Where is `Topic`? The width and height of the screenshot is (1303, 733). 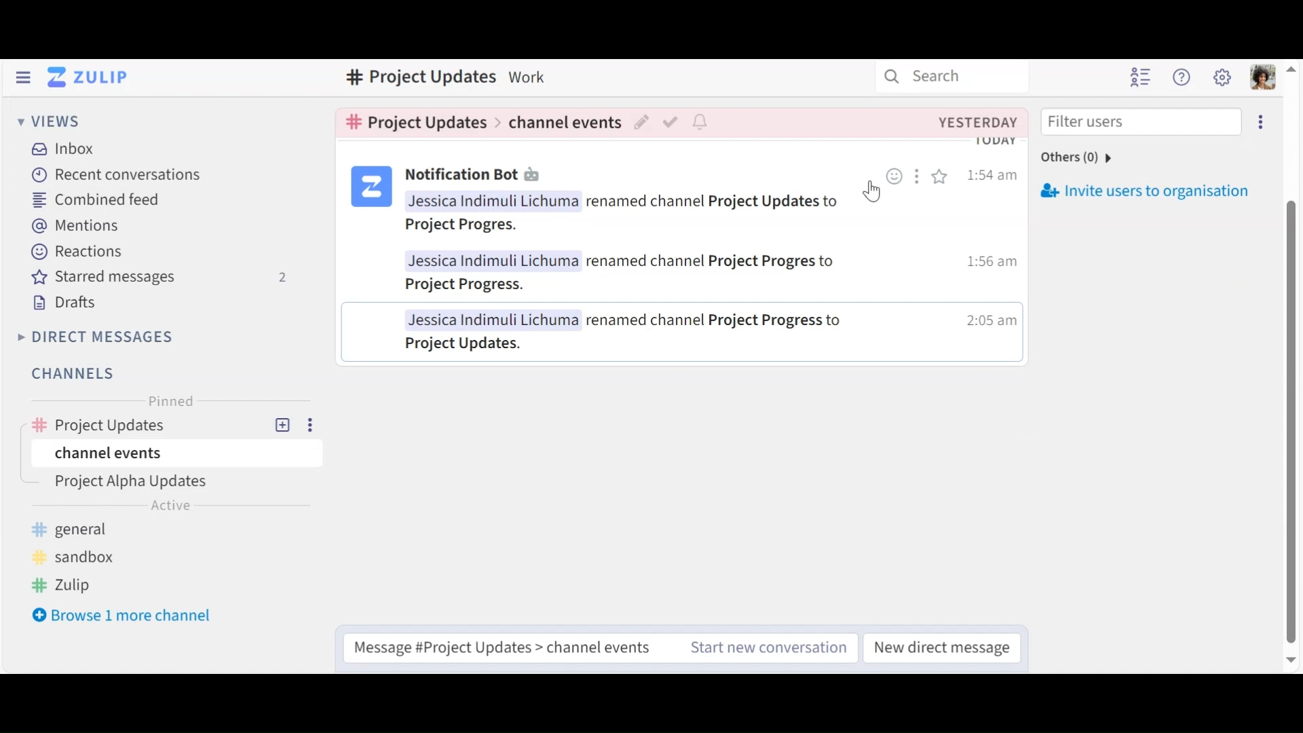
Topic is located at coordinates (180, 483).